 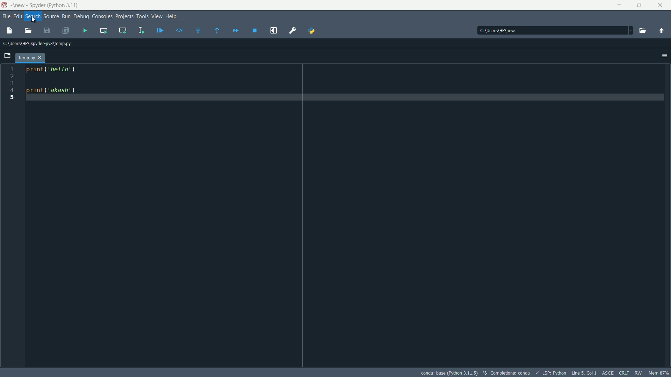 I want to click on pythonpath manager, so click(x=312, y=31).